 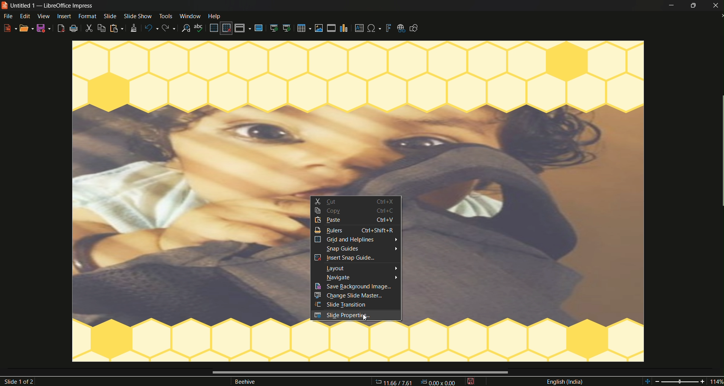 I want to click on display grid, so click(x=214, y=28).